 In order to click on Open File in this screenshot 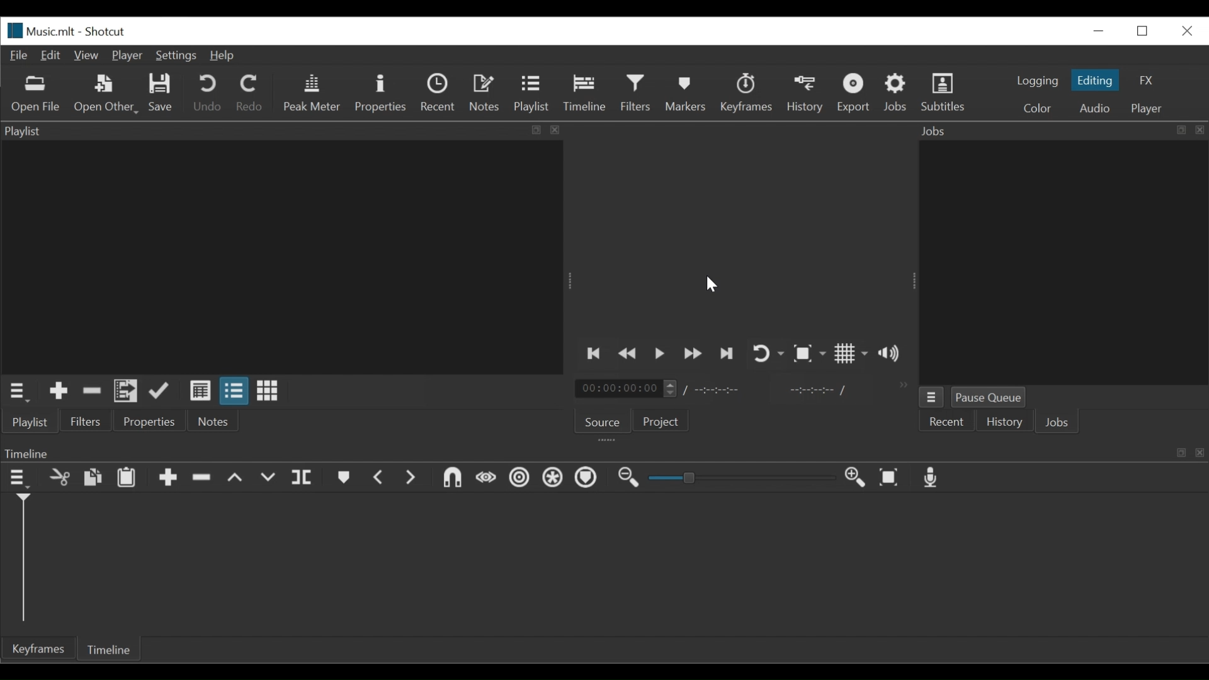, I will do `click(35, 94)`.